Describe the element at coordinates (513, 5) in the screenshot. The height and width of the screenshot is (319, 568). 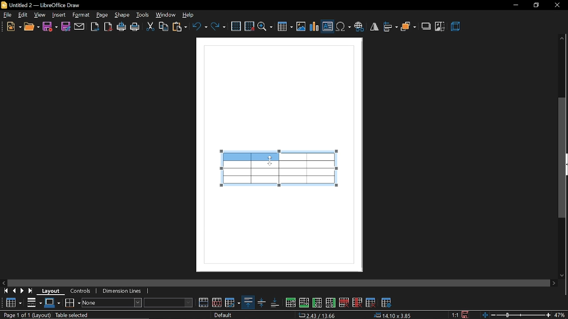
I see `Minimize` at that location.